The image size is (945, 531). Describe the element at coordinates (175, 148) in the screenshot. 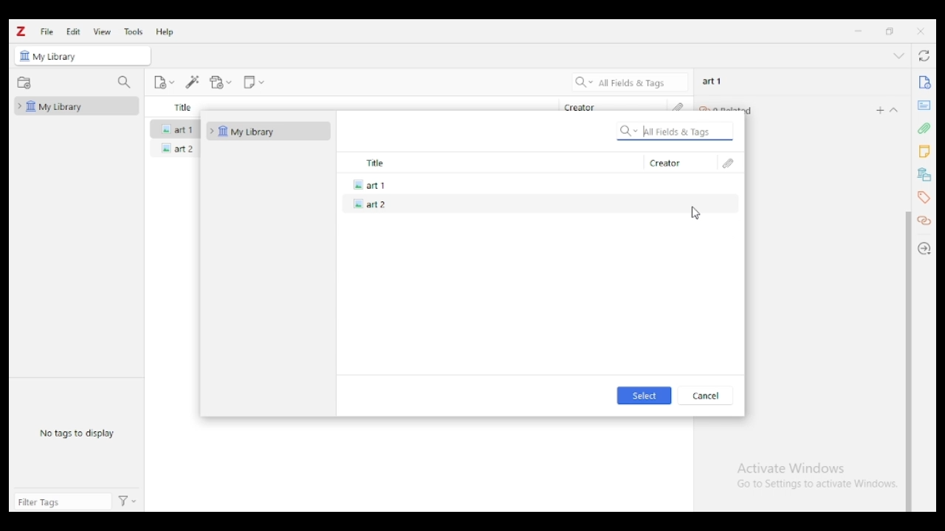

I see `art 2` at that location.